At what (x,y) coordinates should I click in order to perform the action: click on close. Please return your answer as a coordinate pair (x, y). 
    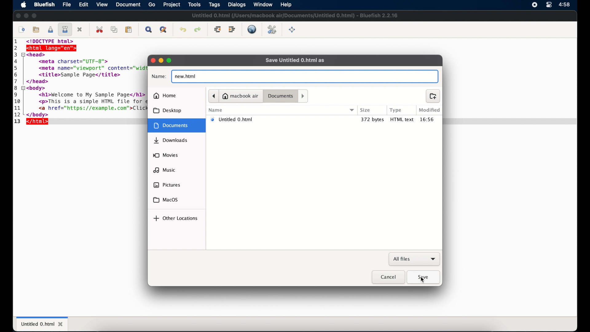
    Looking at the image, I should click on (18, 16).